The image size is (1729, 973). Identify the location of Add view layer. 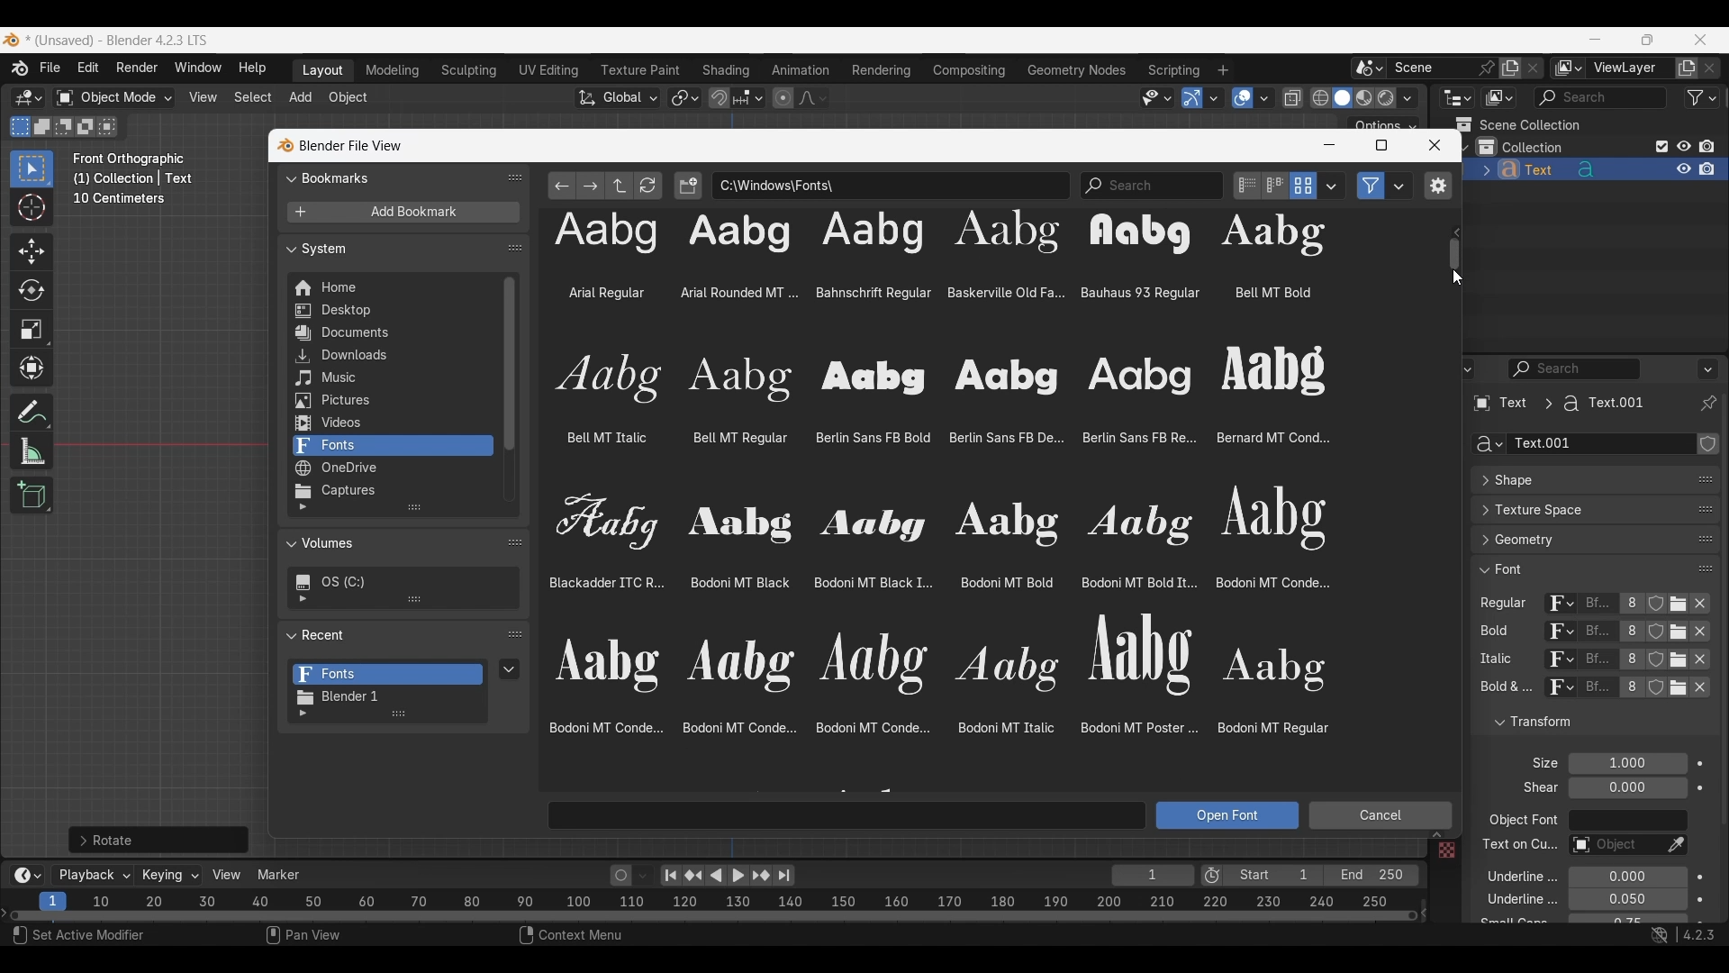
(1687, 68).